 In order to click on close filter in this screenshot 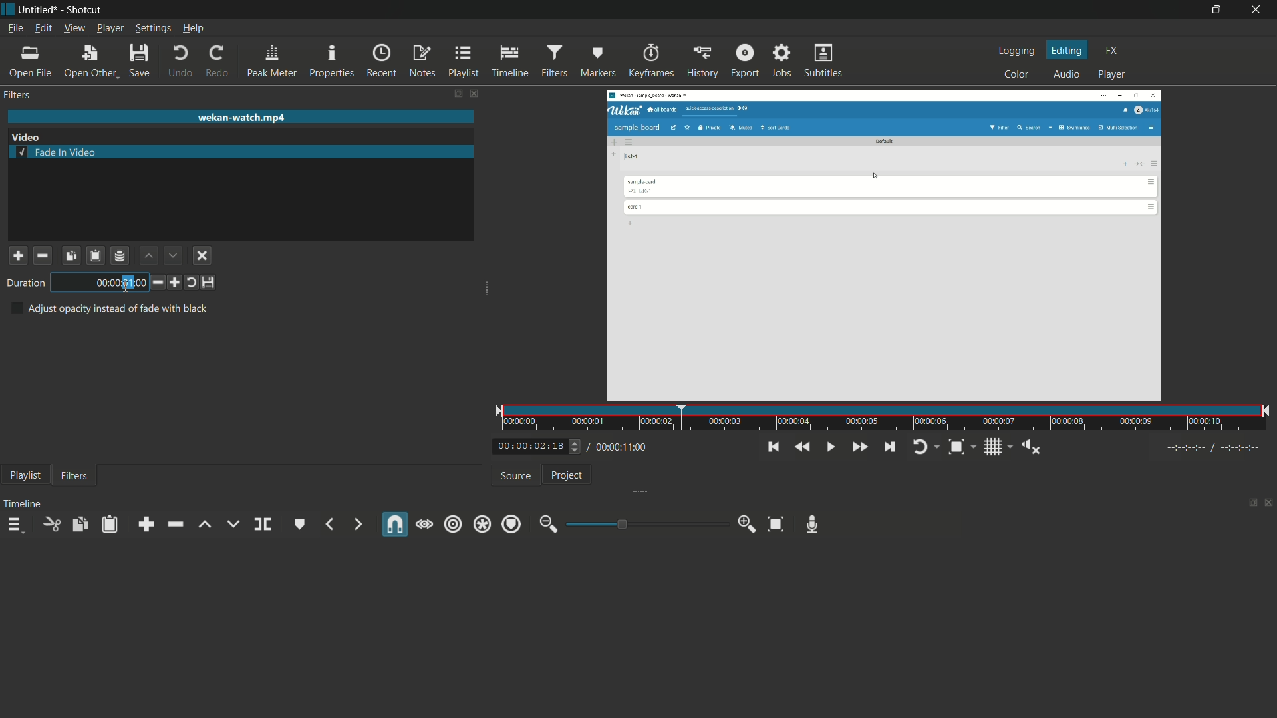, I will do `click(474, 94)`.